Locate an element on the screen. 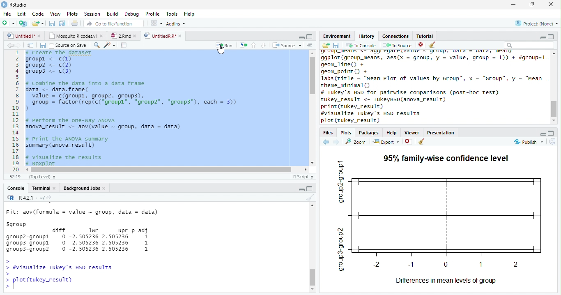 This screenshot has width=561, height=295. Zoom In is located at coordinates (96, 46).